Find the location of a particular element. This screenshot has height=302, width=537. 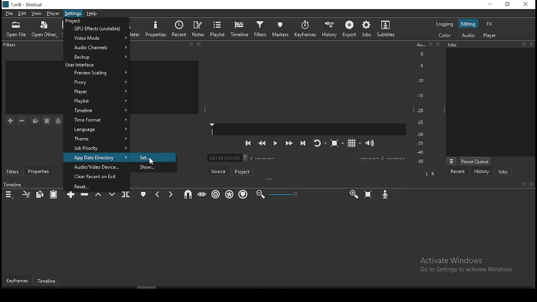

video mode is located at coordinates (96, 39).